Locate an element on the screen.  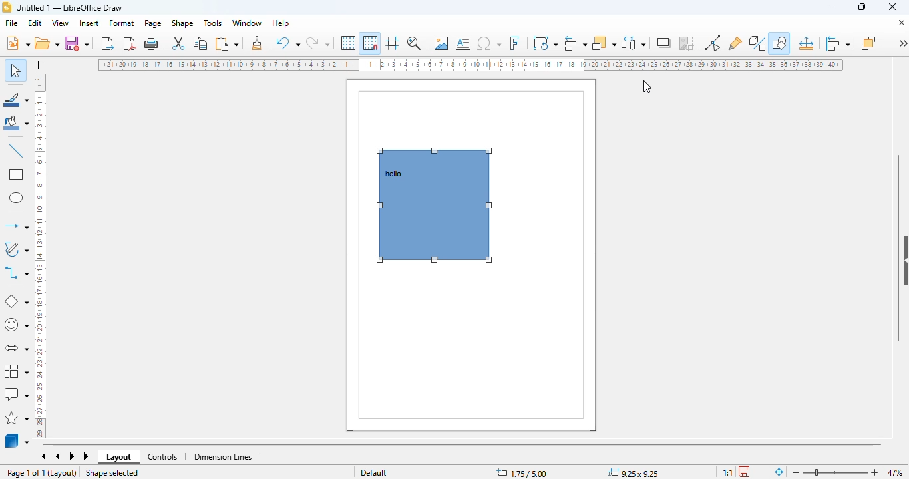
view is located at coordinates (61, 23).